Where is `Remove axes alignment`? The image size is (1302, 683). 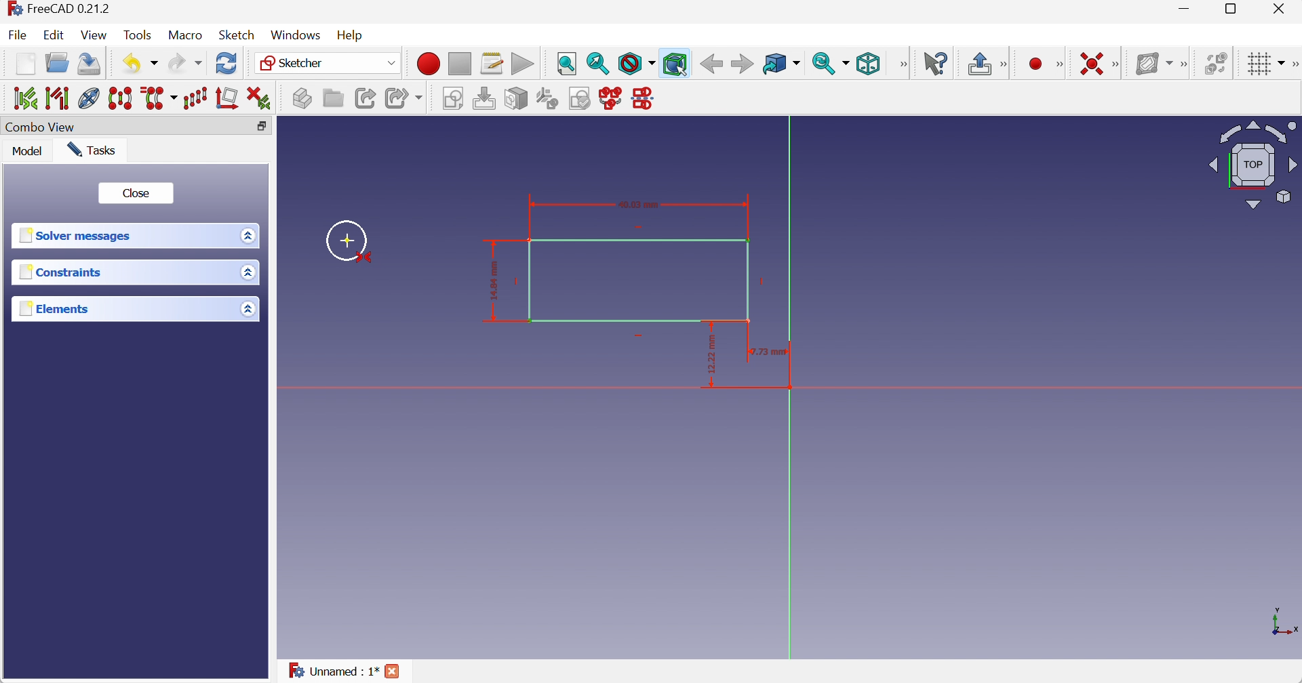
Remove axes alignment is located at coordinates (227, 98).